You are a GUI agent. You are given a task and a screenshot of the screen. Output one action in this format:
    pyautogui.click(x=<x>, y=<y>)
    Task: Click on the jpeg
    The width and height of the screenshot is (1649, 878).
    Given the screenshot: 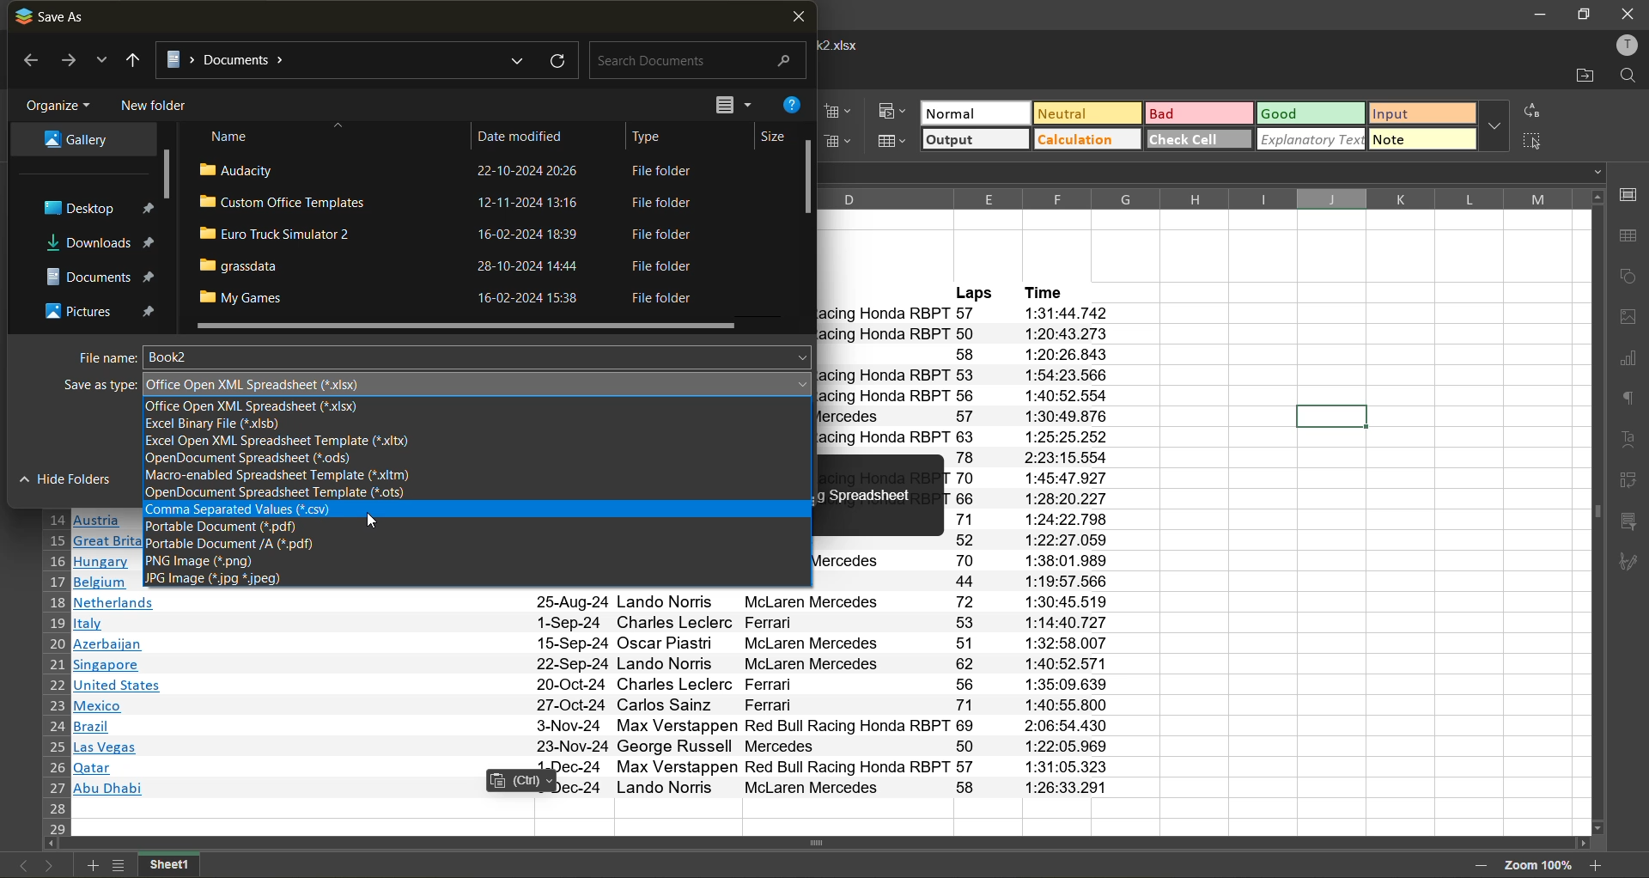 What is the action you would take?
    pyautogui.click(x=222, y=579)
    